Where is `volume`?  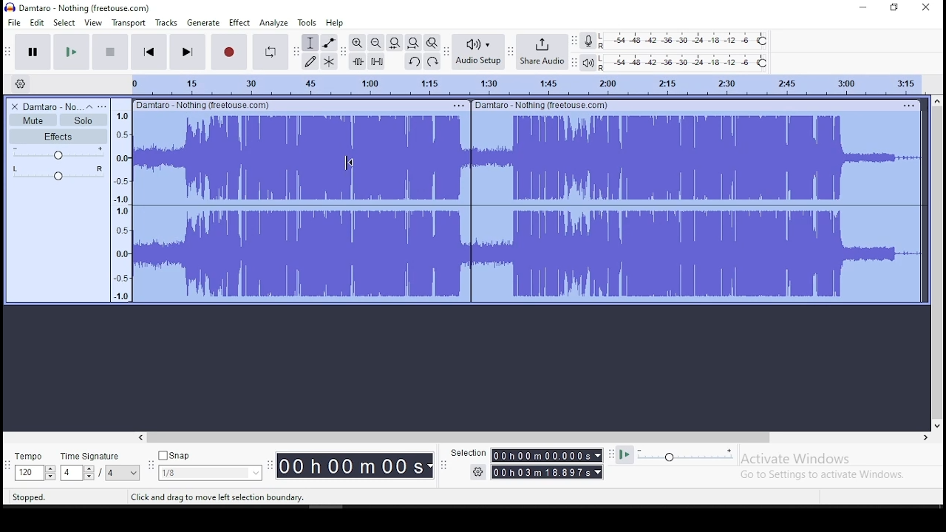
volume is located at coordinates (58, 154).